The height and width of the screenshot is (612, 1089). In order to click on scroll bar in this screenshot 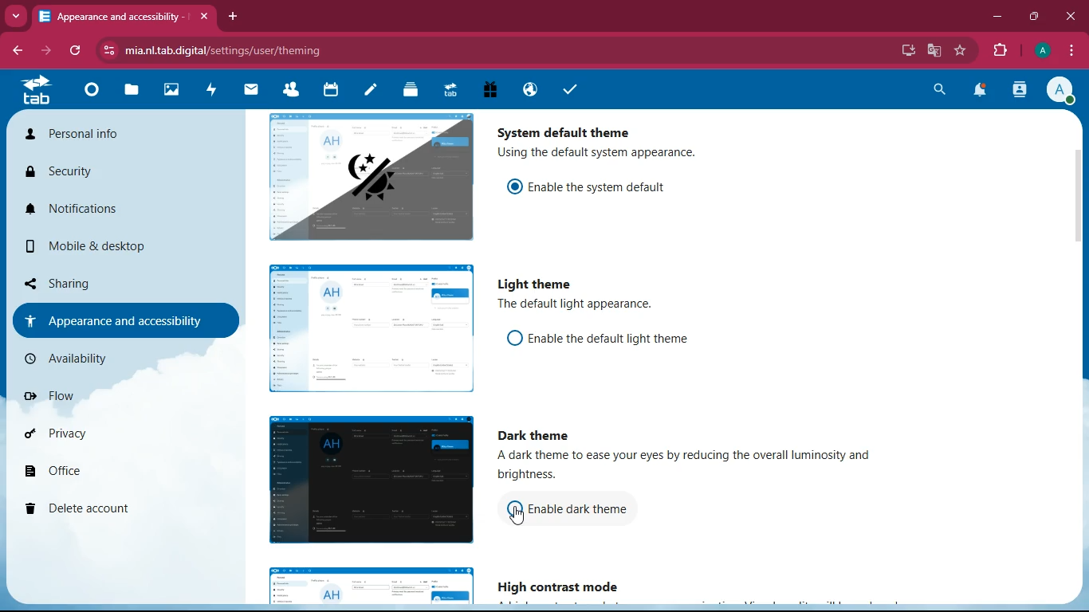, I will do `click(1079, 271)`.